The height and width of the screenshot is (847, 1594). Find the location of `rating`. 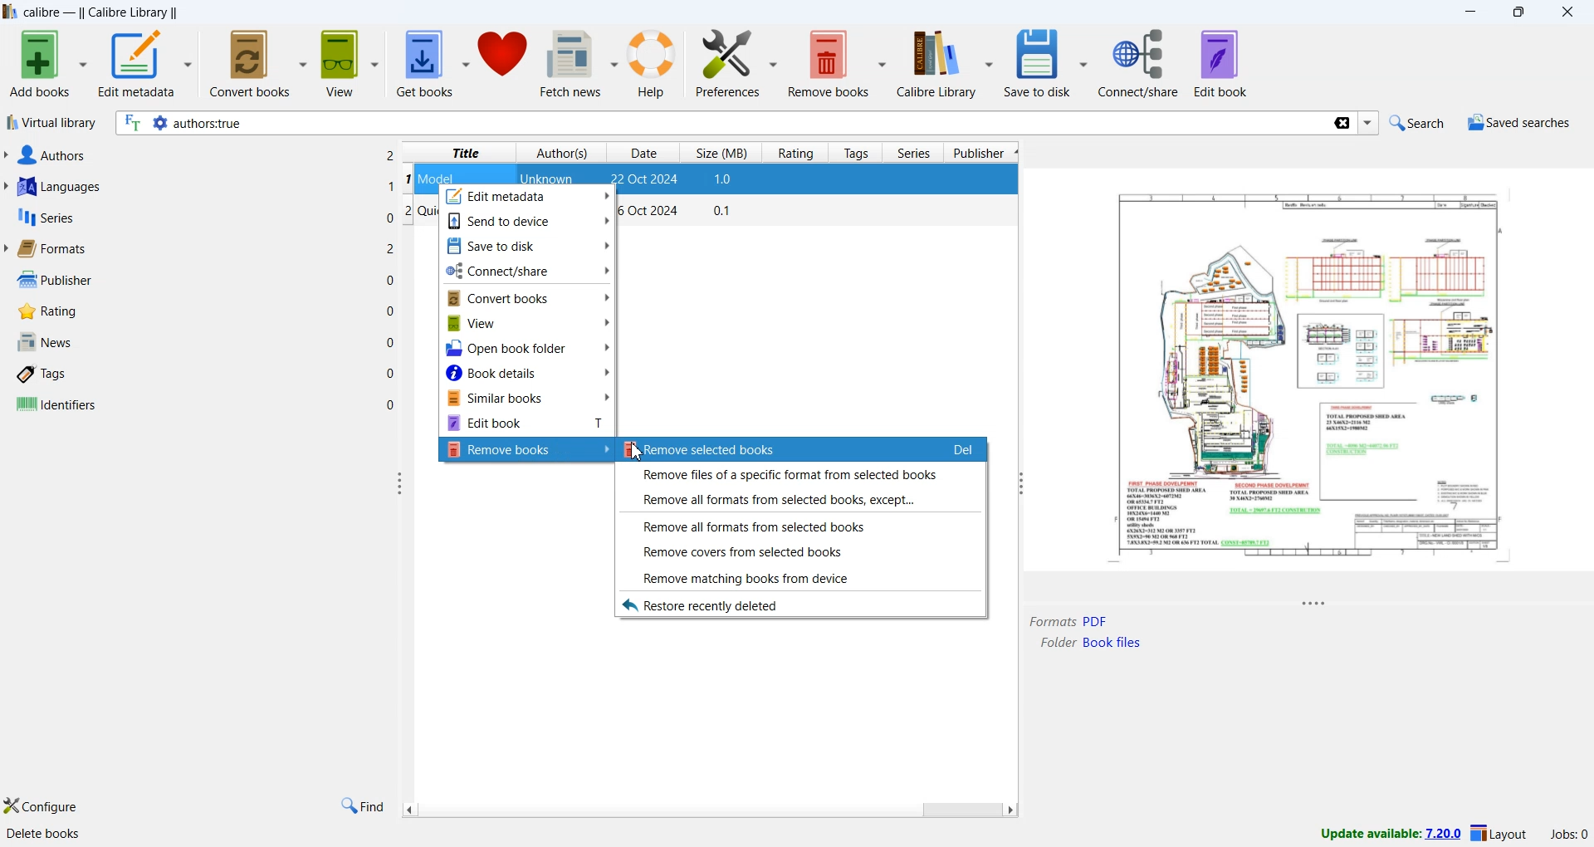

rating is located at coordinates (795, 154).